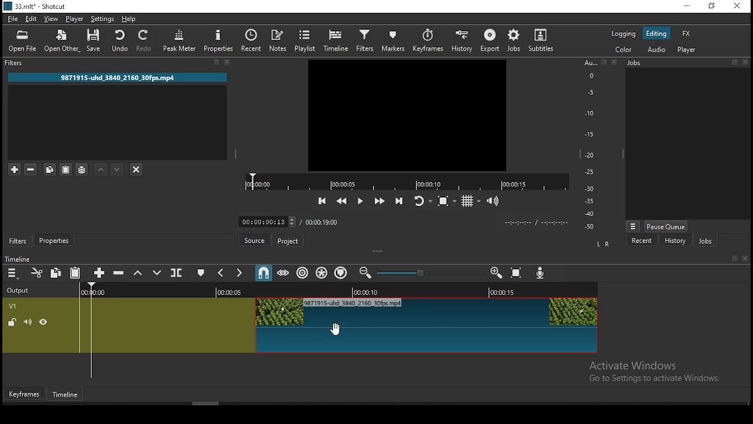 The image size is (753, 424). Describe the element at coordinates (240, 274) in the screenshot. I see `next marker` at that location.